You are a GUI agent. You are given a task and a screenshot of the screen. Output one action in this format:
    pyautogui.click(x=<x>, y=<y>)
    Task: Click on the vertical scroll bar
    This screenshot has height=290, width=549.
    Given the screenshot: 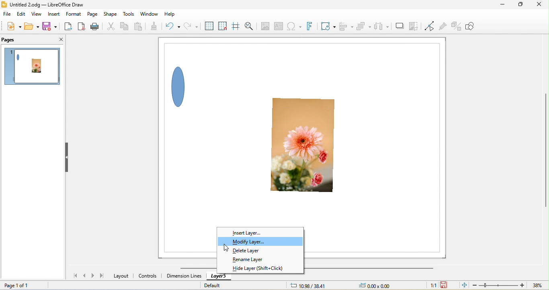 What is the action you would take?
    pyautogui.click(x=544, y=151)
    